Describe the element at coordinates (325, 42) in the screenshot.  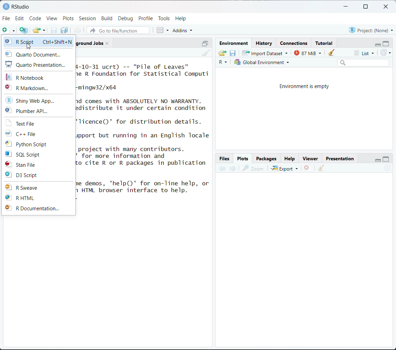
I see `Tutorial` at that location.